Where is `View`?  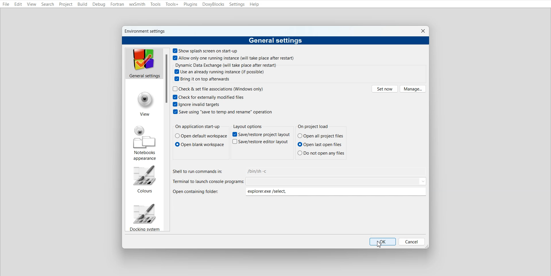 View is located at coordinates (32, 5).